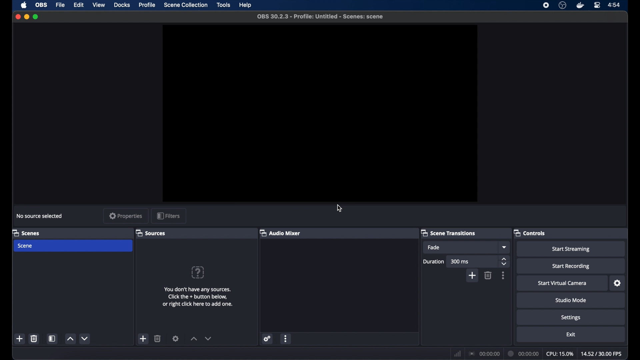 The height and width of the screenshot is (360, 640). I want to click on cpu, so click(560, 353).